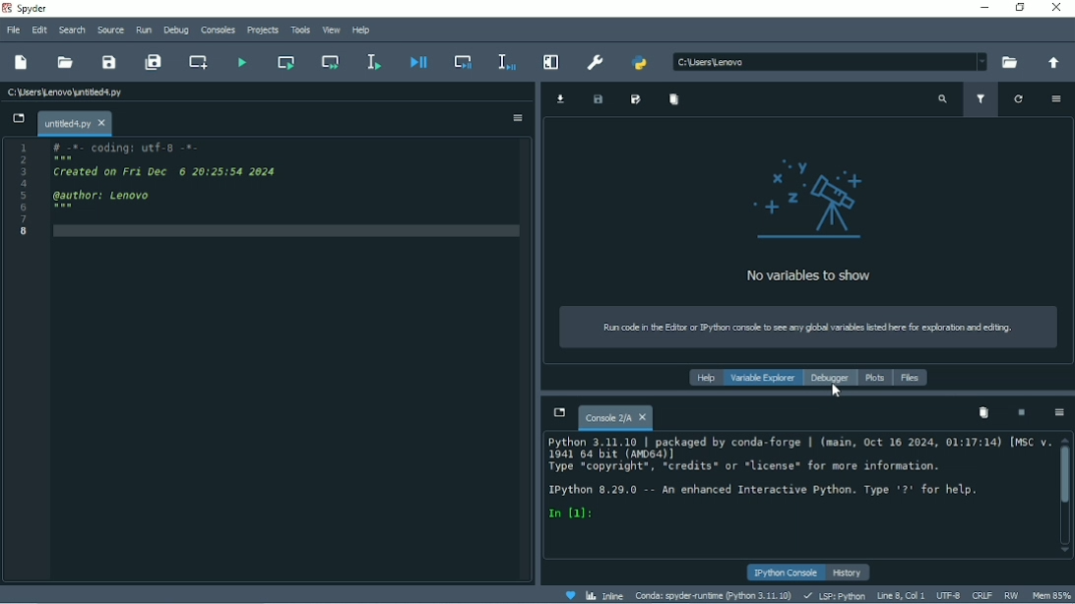 This screenshot has height=604, width=1075. Describe the element at coordinates (155, 193) in the screenshot. I see `1 #-c- coding: wef-p -=-

5 Crested on ri vec © 20125150 2626

S awthor: Lenovo

Cg
LE` at that location.